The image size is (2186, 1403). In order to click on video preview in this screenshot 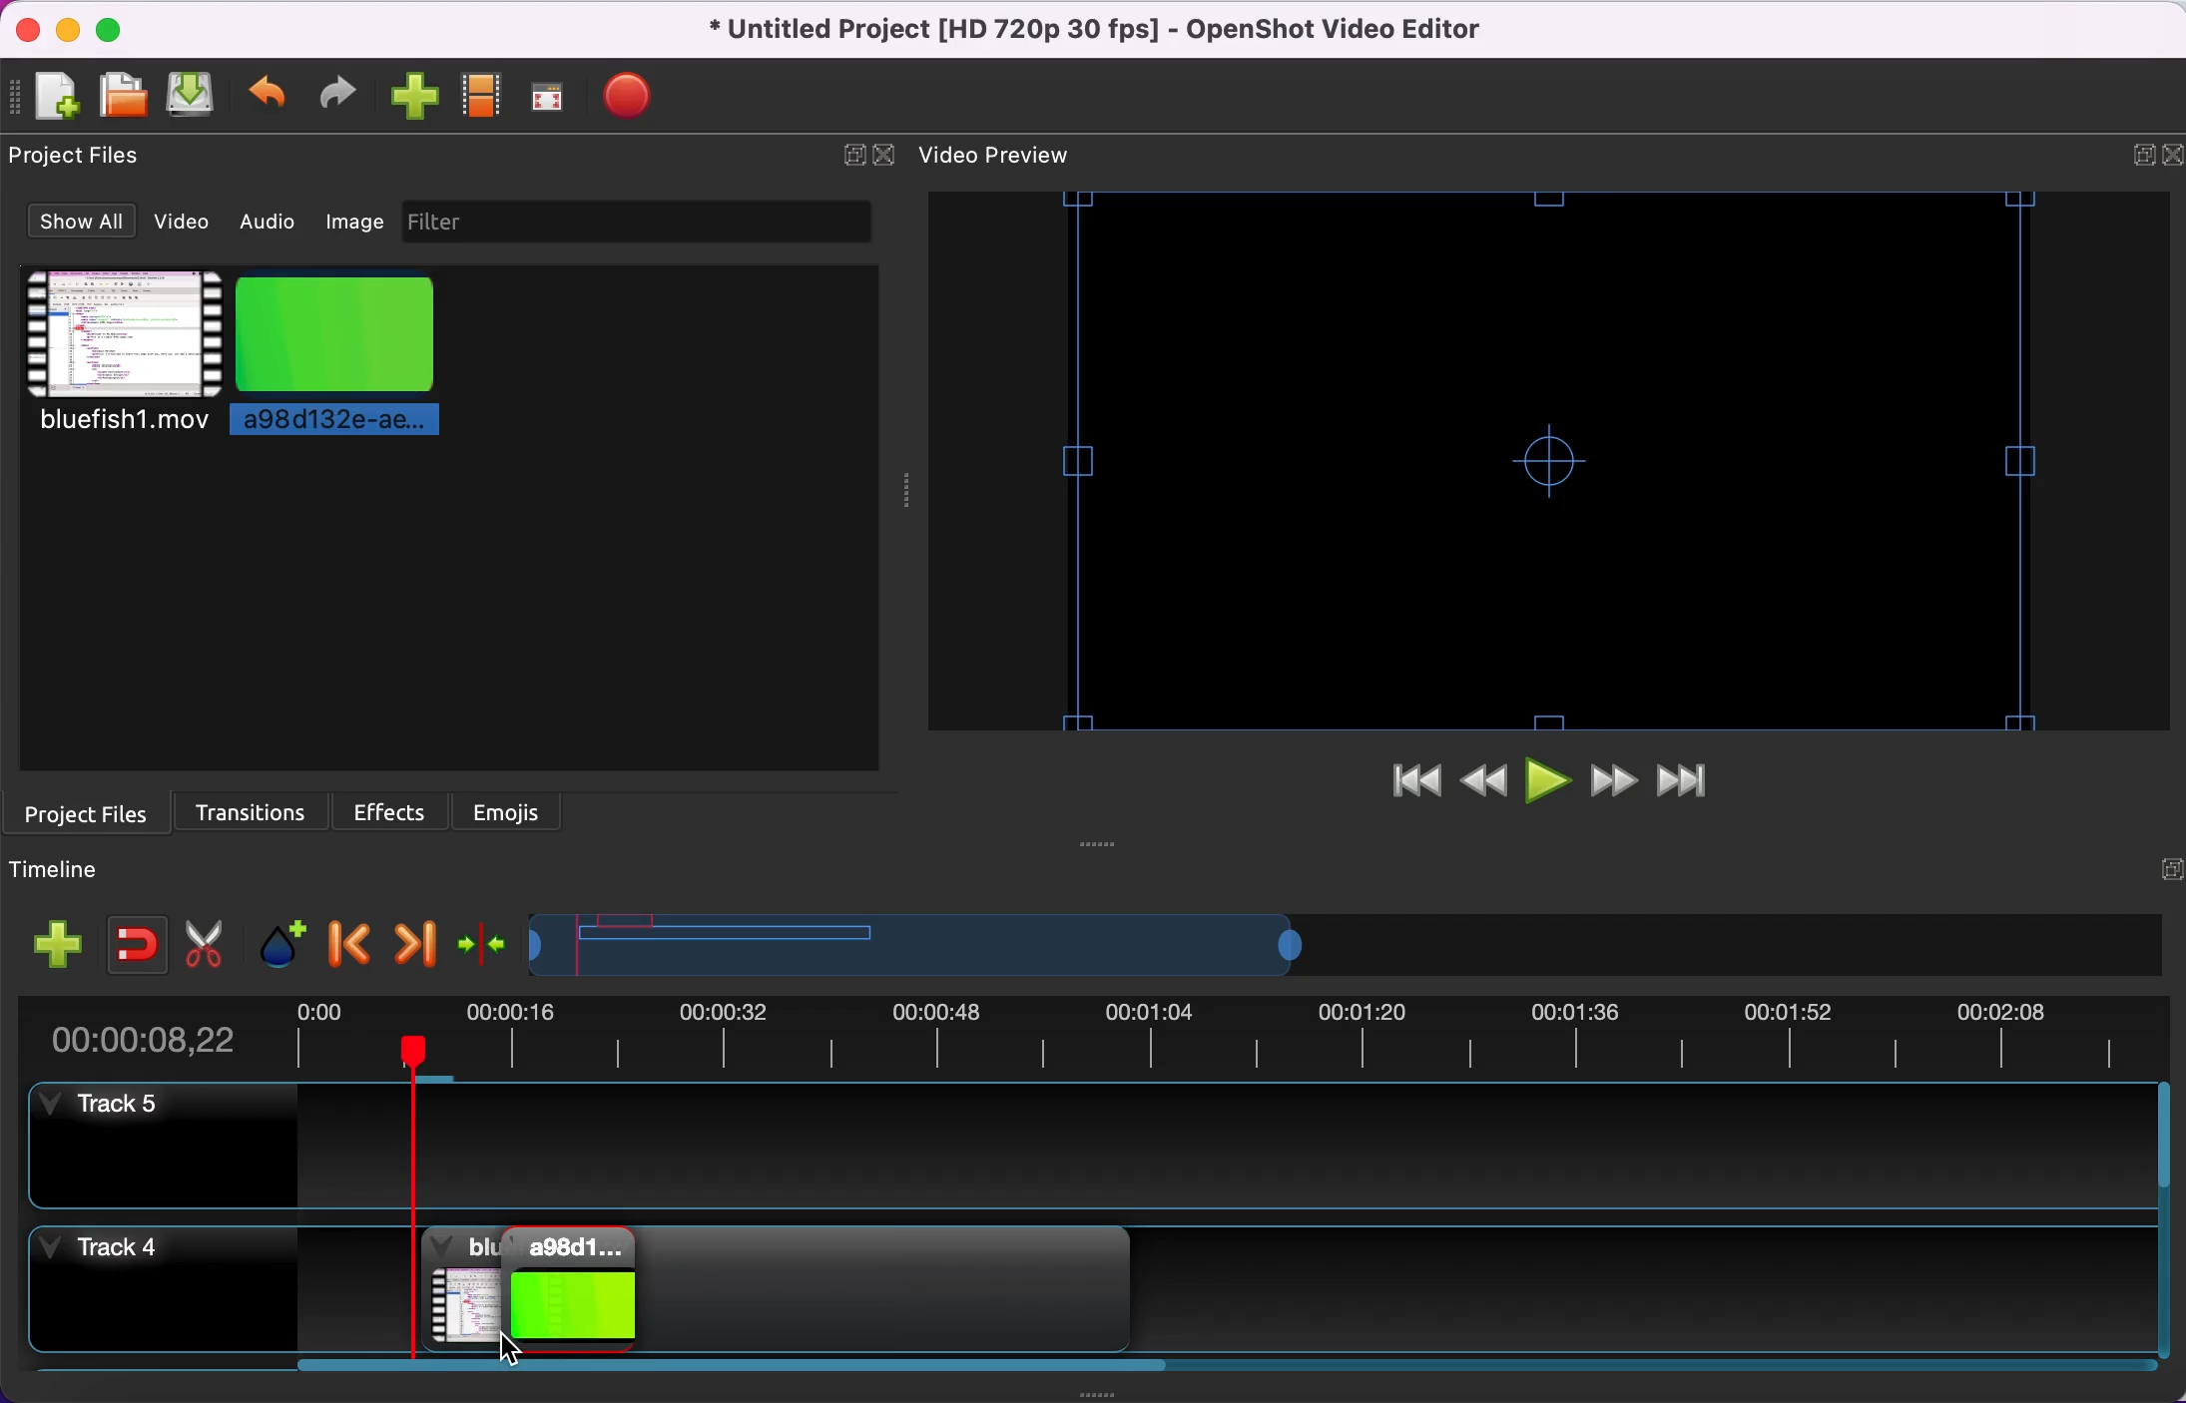, I will do `click(1015, 156)`.